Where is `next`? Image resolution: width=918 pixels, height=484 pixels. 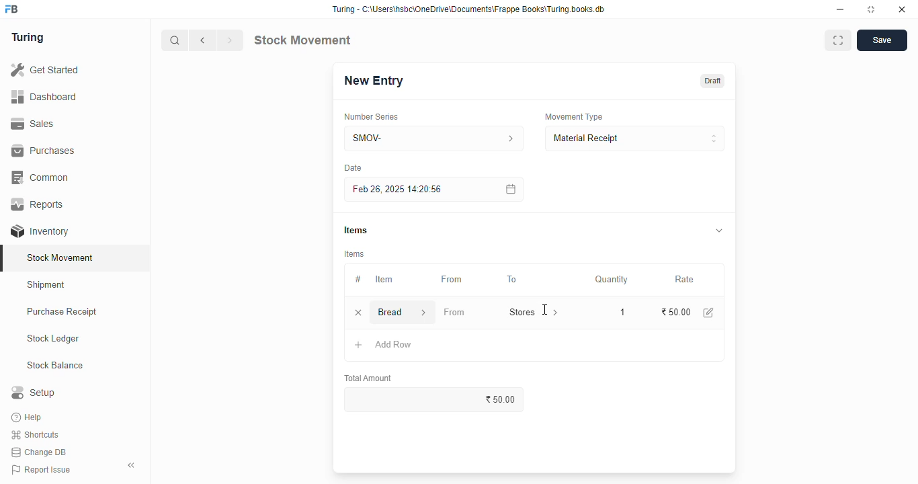
next is located at coordinates (230, 40).